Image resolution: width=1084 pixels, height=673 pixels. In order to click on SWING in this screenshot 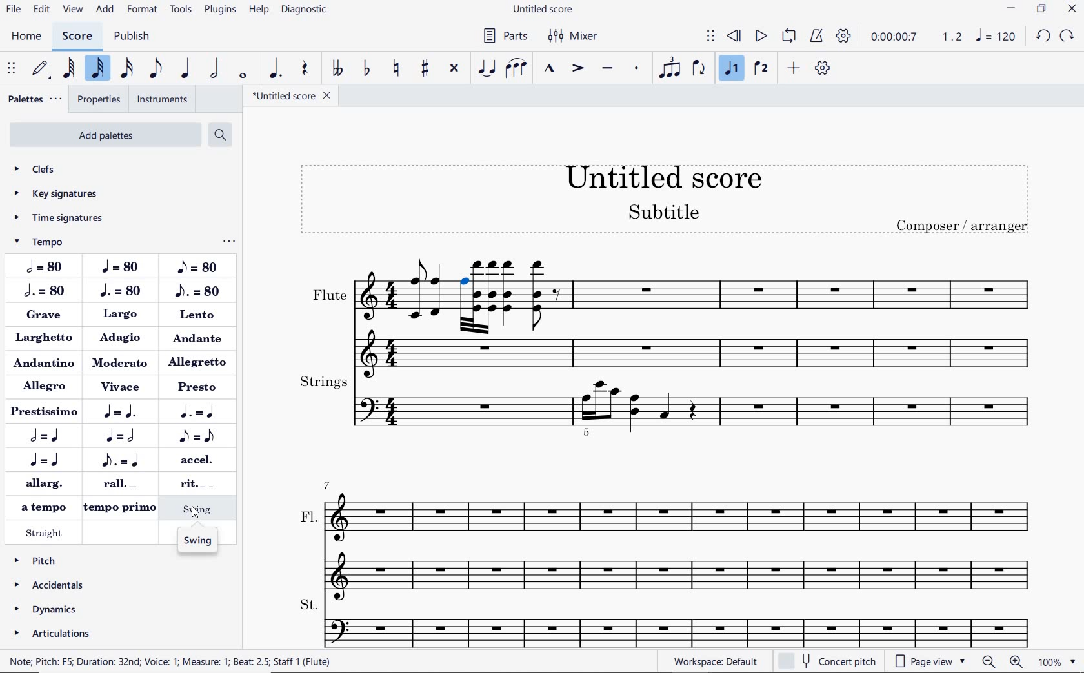, I will do `click(199, 509)`.